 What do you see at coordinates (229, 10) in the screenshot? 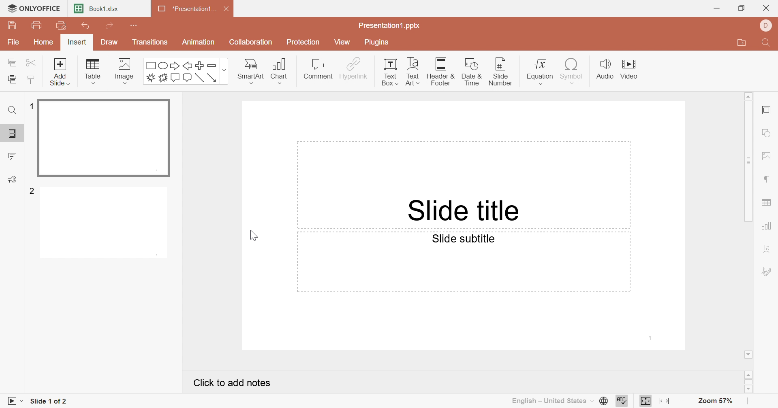
I see `Close` at bounding box center [229, 10].